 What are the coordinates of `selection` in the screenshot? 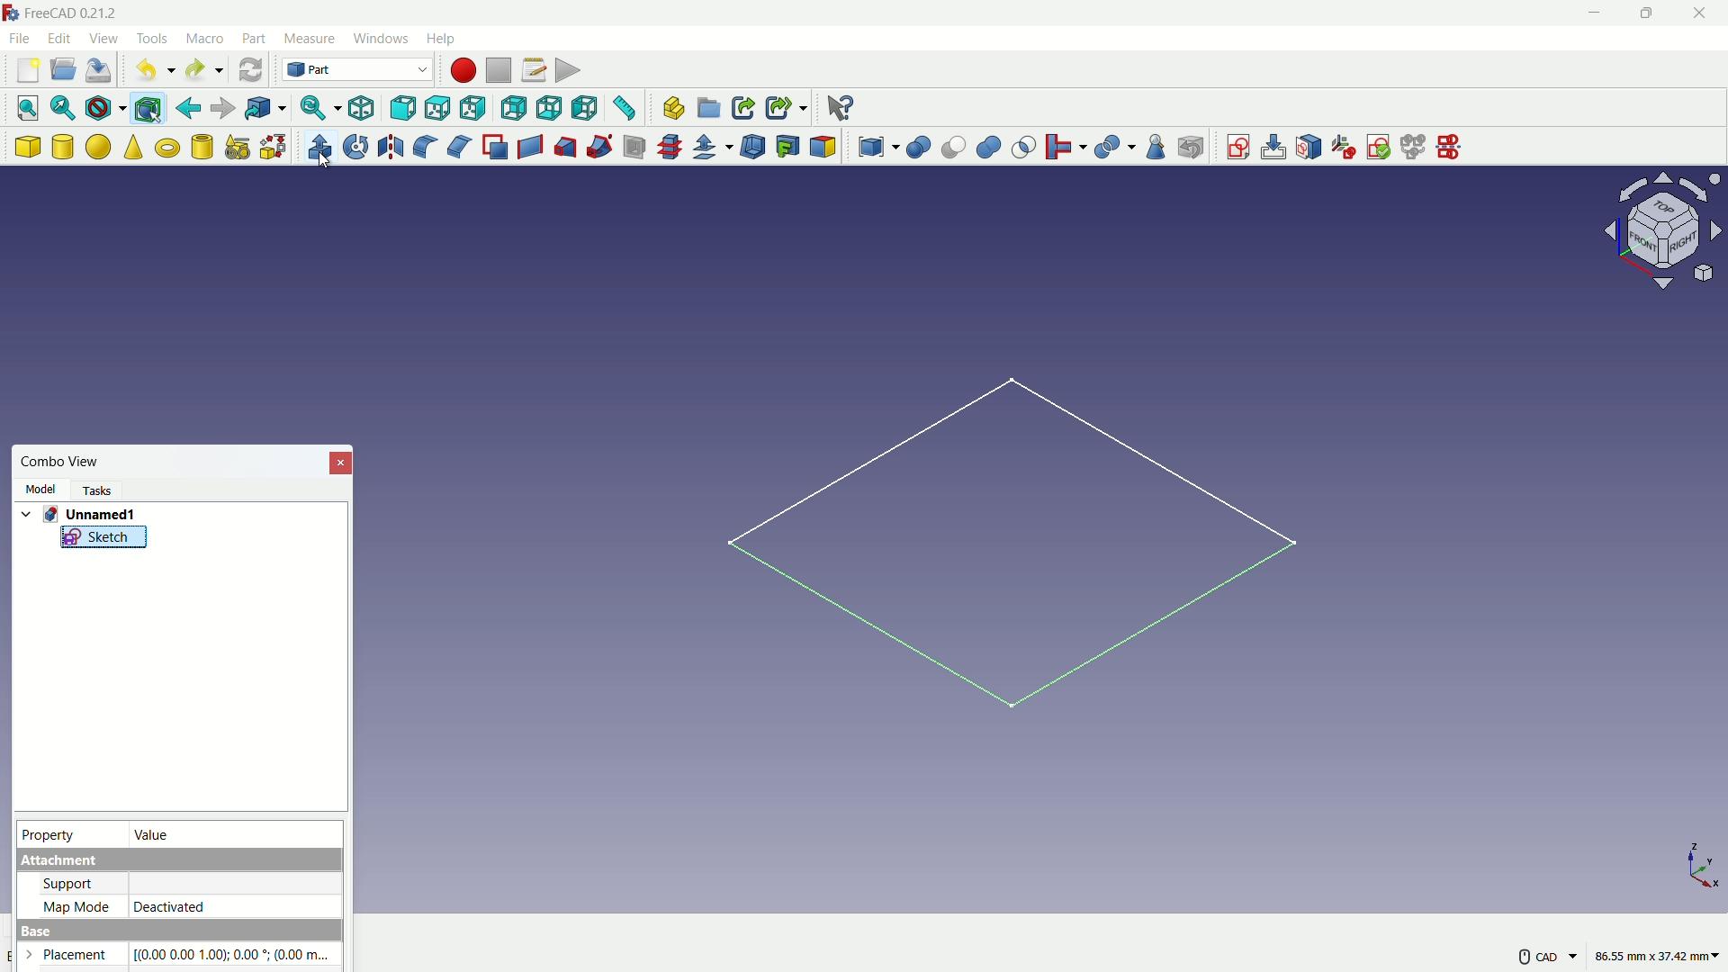 It's located at (1024, 148).